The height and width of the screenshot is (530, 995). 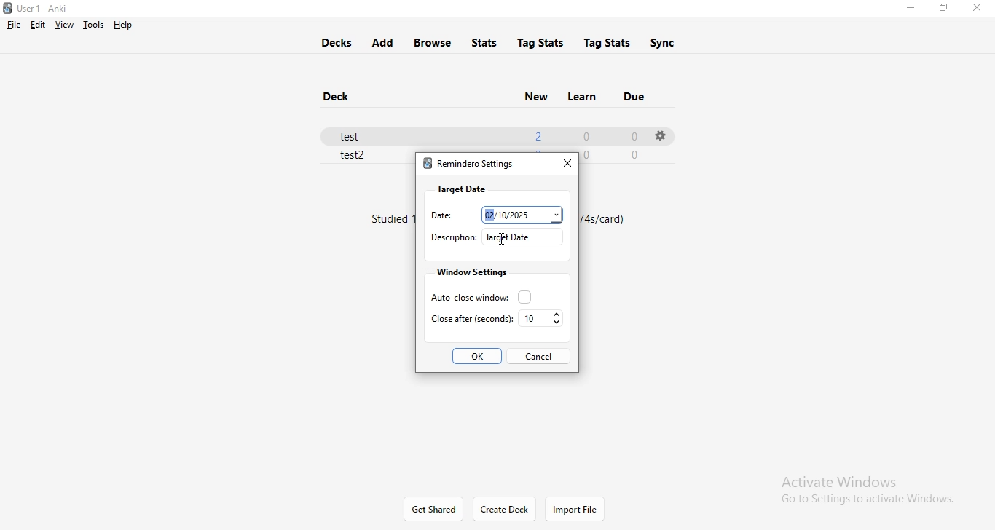 I want to click on date, so click(x=438, y=215).